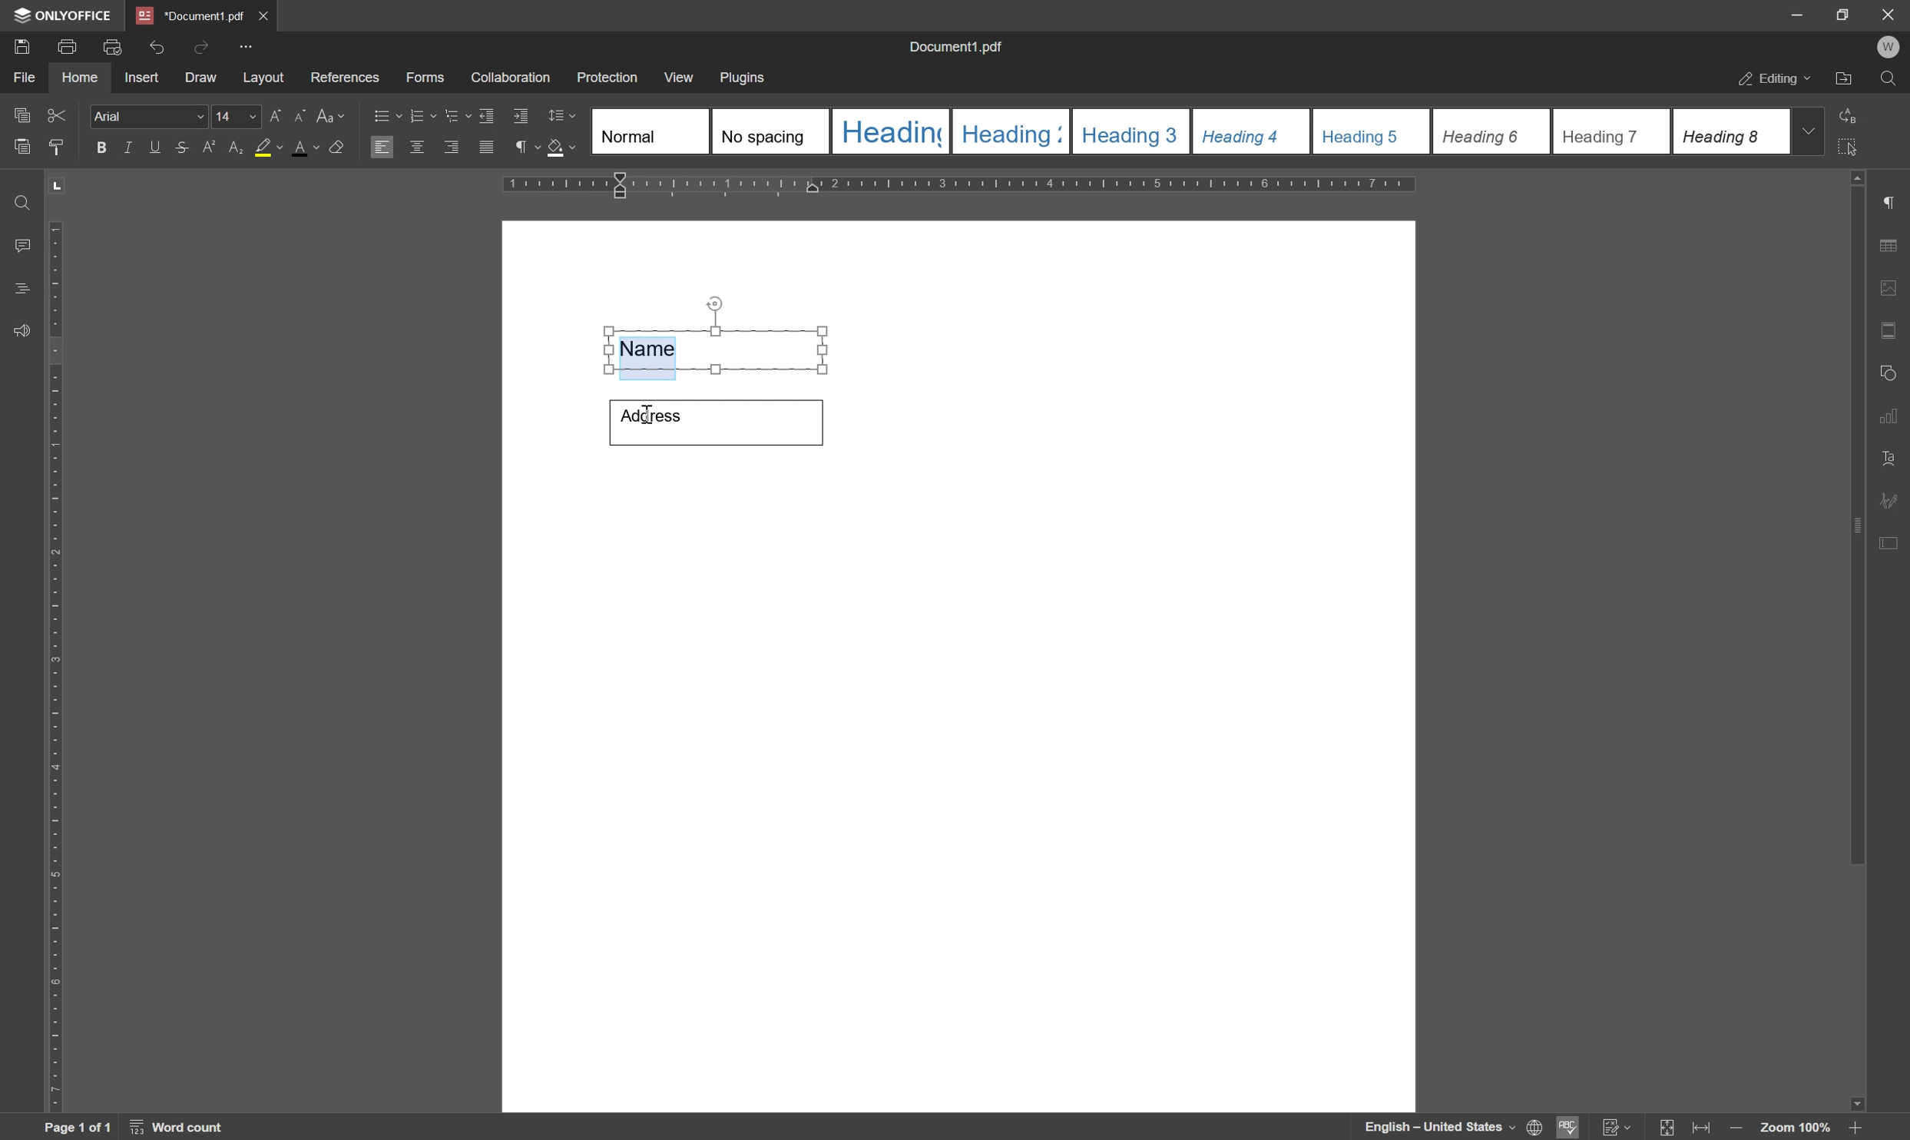 Image resolution: width=1910 pixels, height=1140 pixels. Describe the element at coordinates (1836, 14) in the screenshot. I see `restore down` at that location.